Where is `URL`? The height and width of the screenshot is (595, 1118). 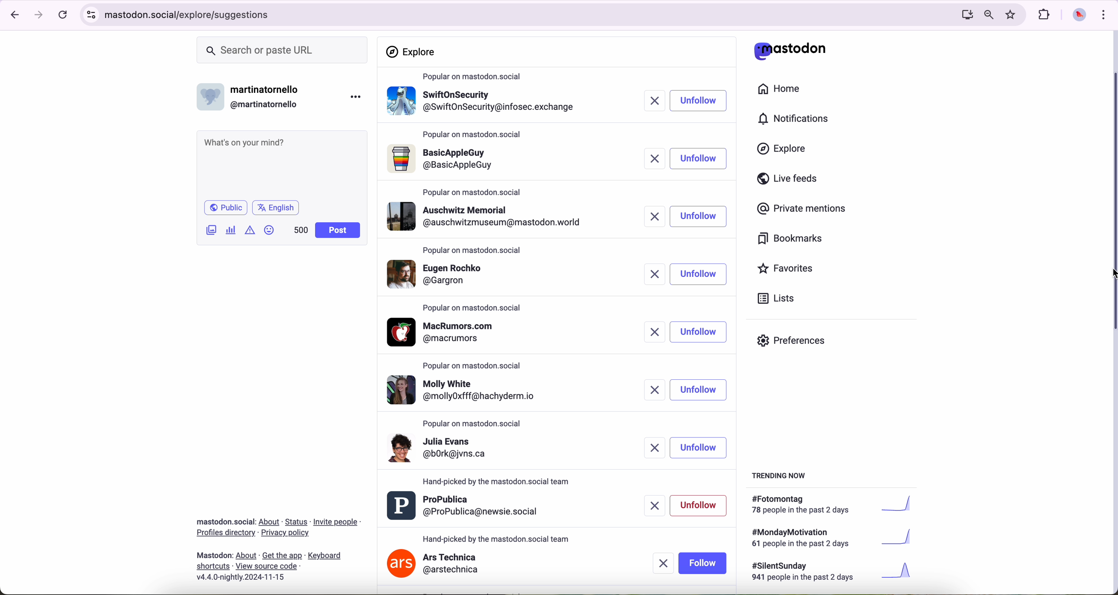
URL is located at coordinates (191, 13).